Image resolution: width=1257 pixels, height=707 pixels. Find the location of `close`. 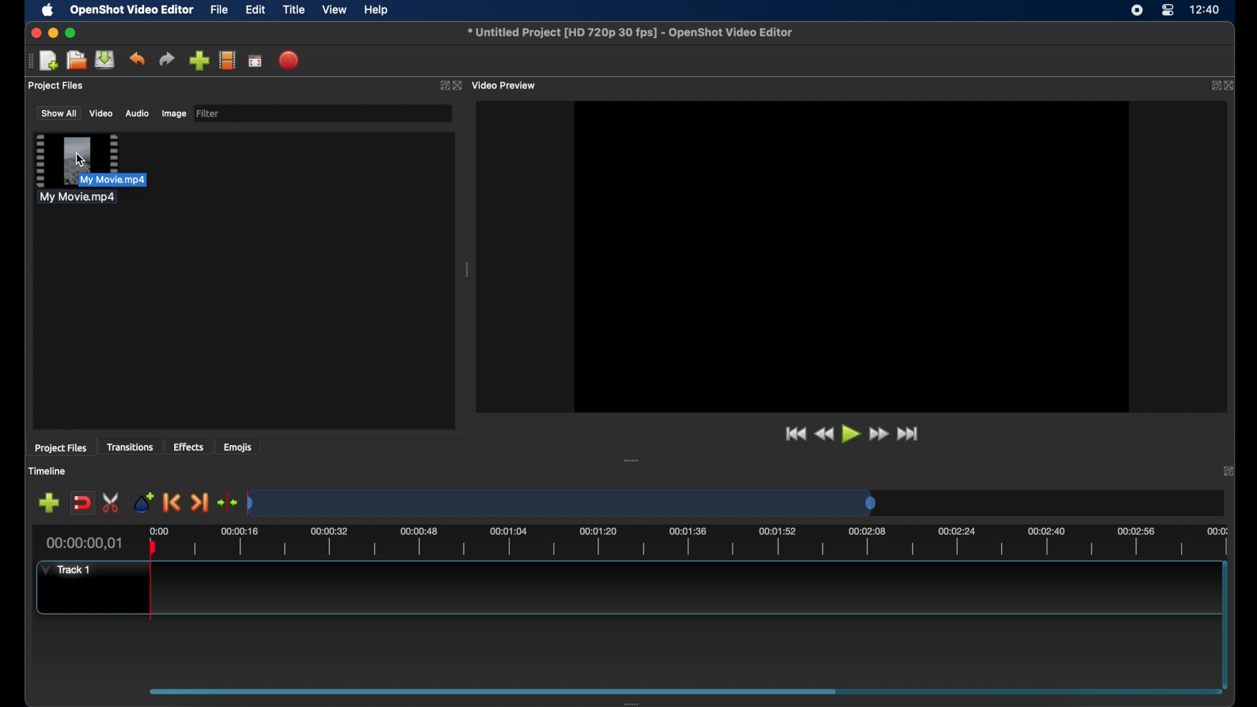

close is located at coordinates (1231, 86).